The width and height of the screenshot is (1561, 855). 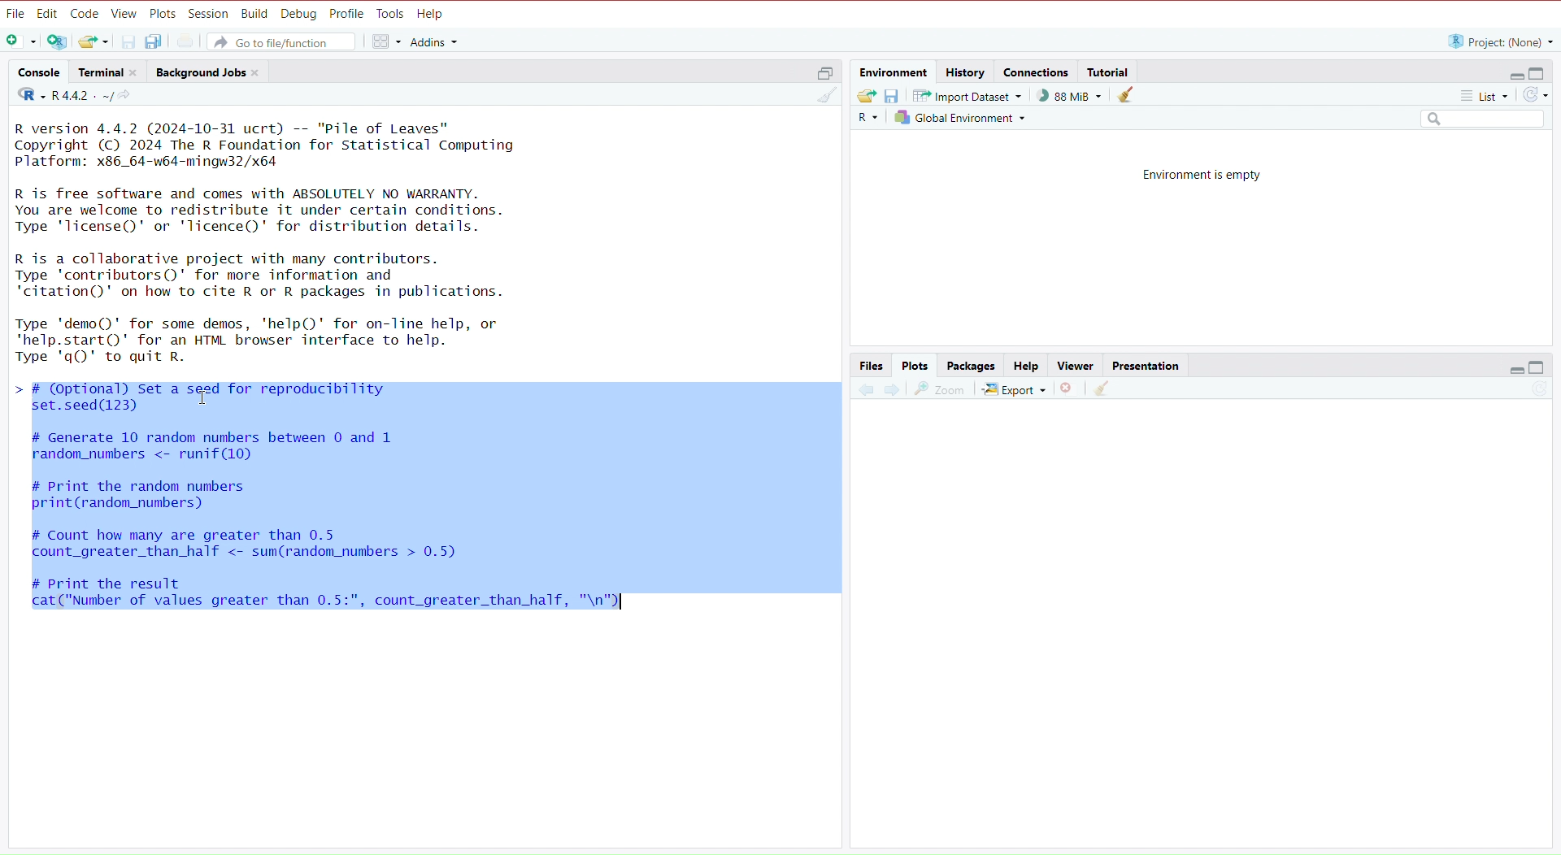 I want to click on ‘Console, so click(x=37, y=71).